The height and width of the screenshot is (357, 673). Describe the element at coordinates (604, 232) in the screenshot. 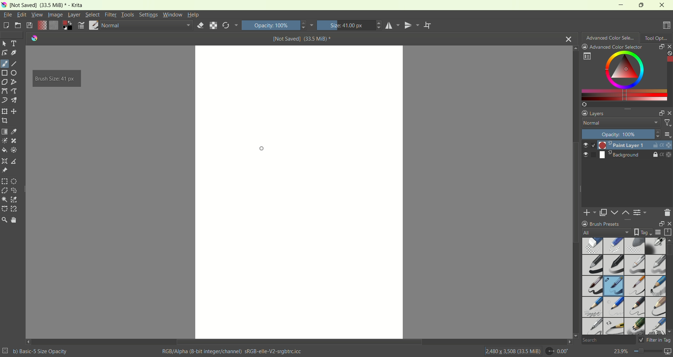

I see `all` at that location.